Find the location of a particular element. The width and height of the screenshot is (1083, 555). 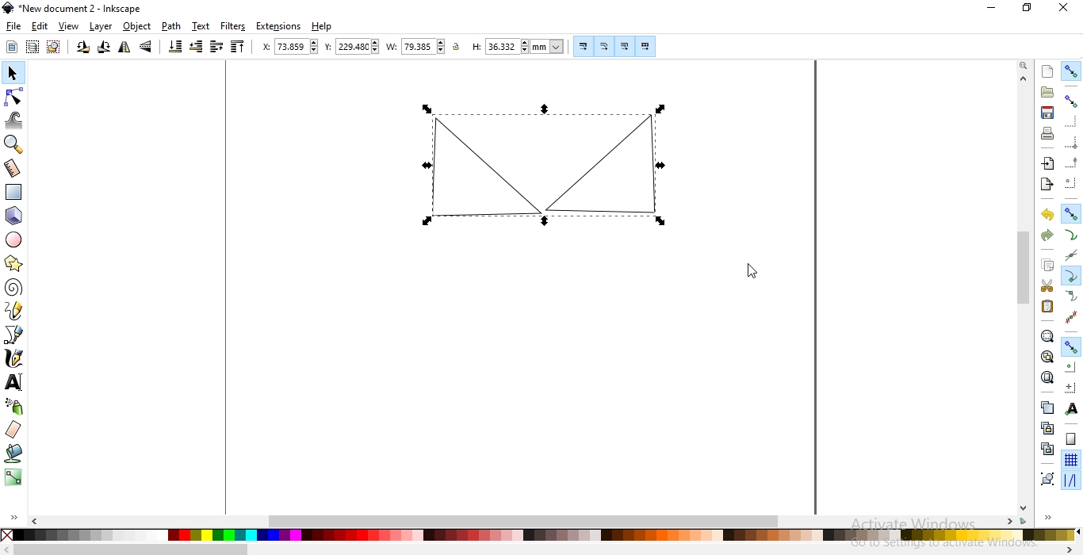

create rectangle and squares is located at coordinates (17, 191).